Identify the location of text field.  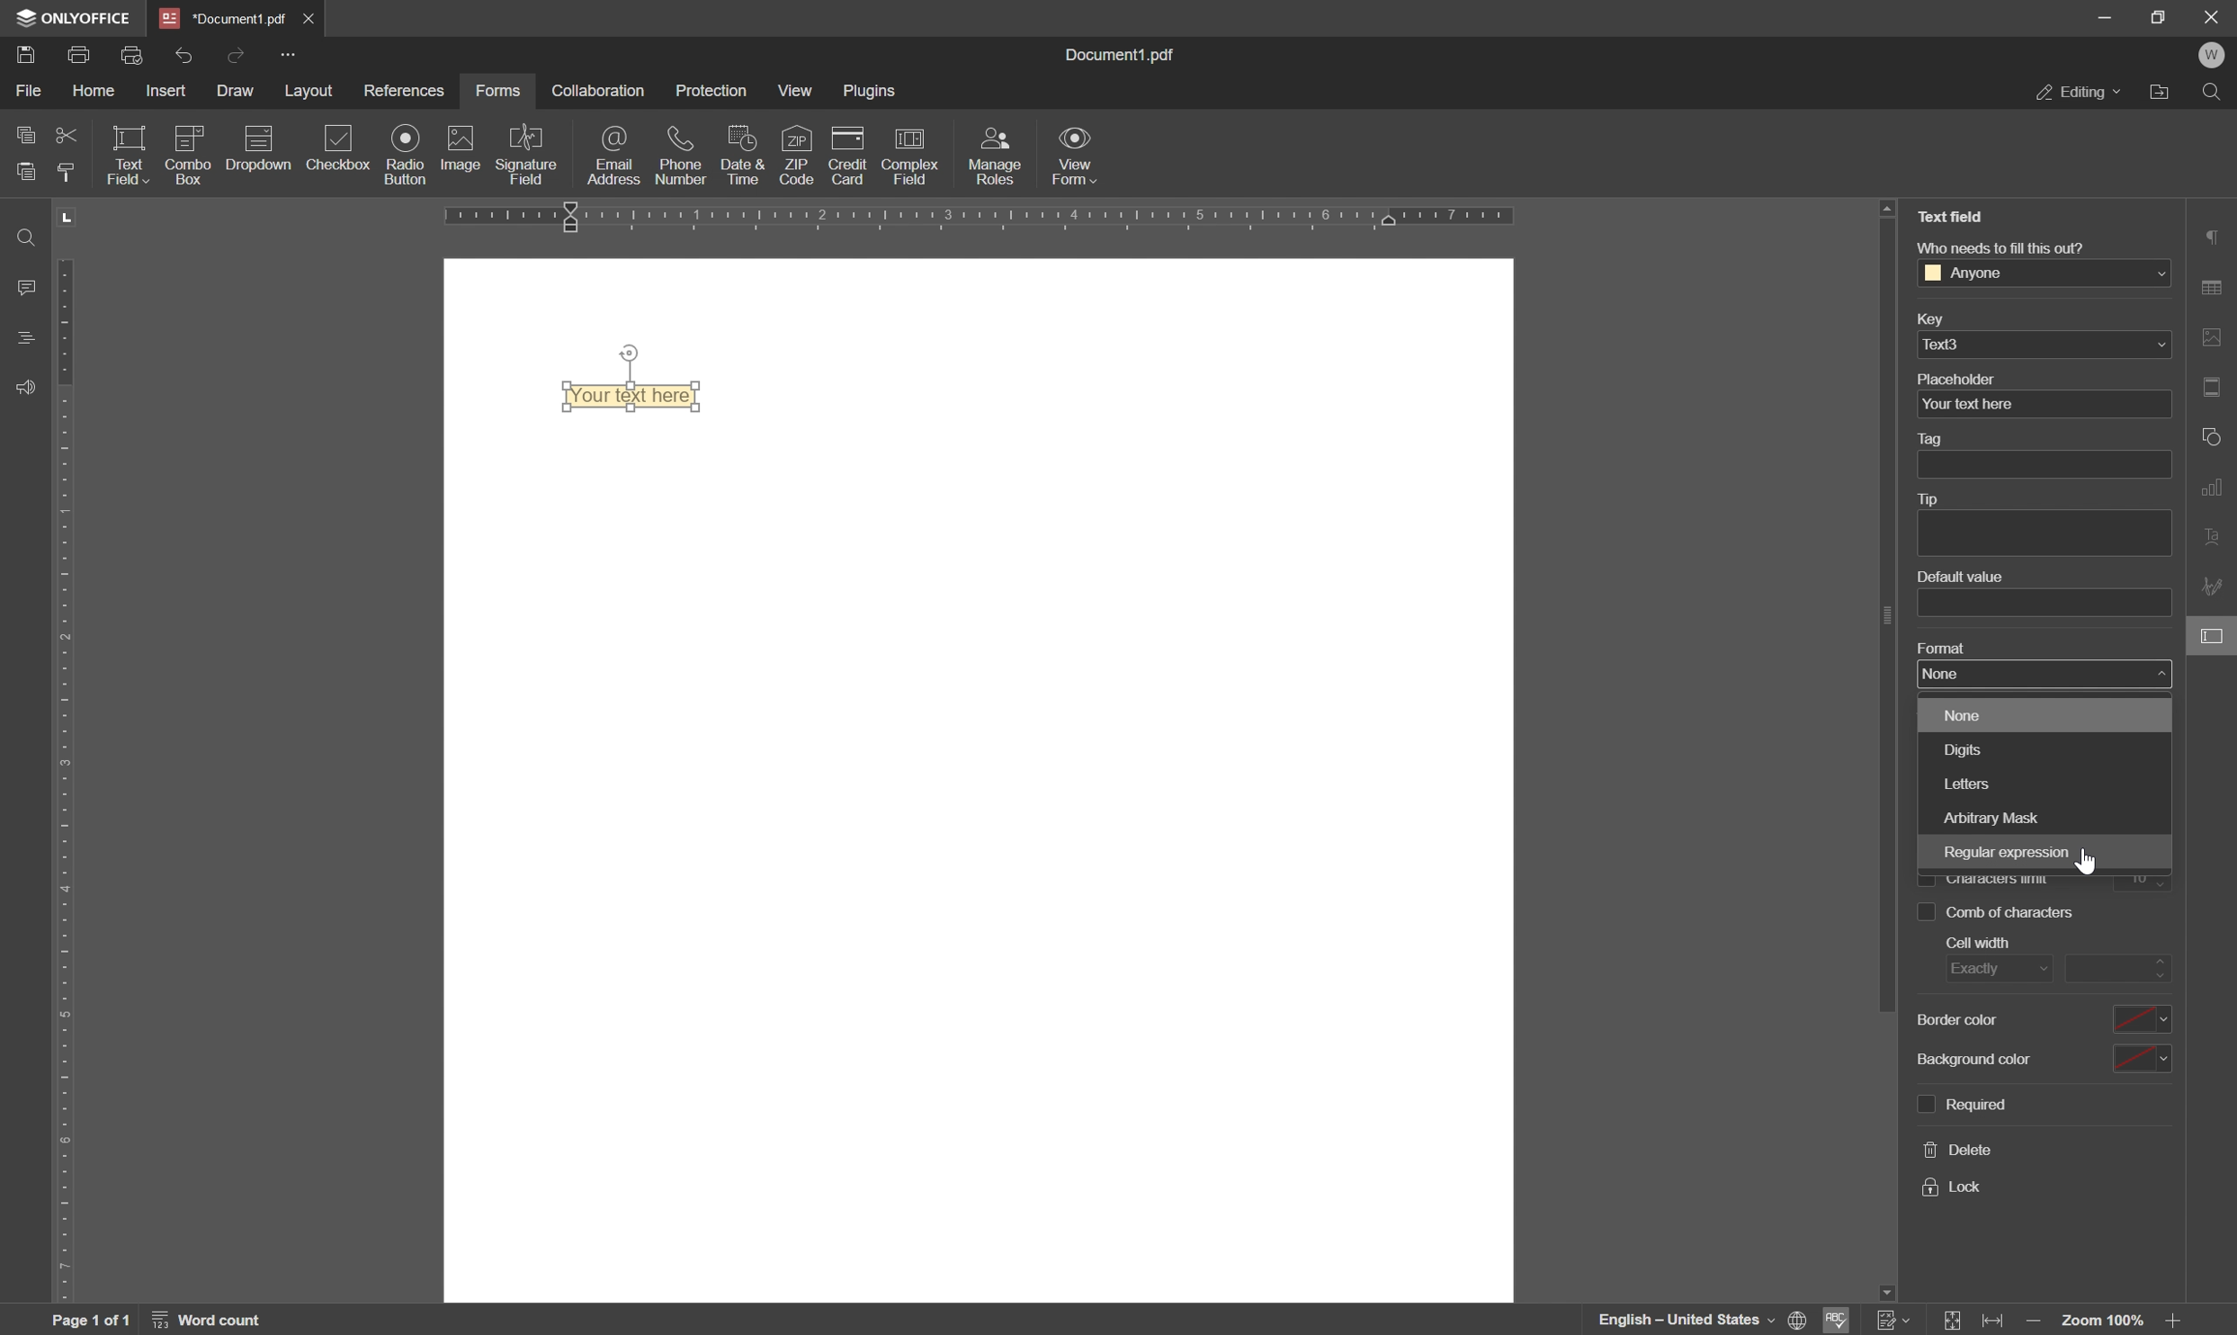
(127, 154).